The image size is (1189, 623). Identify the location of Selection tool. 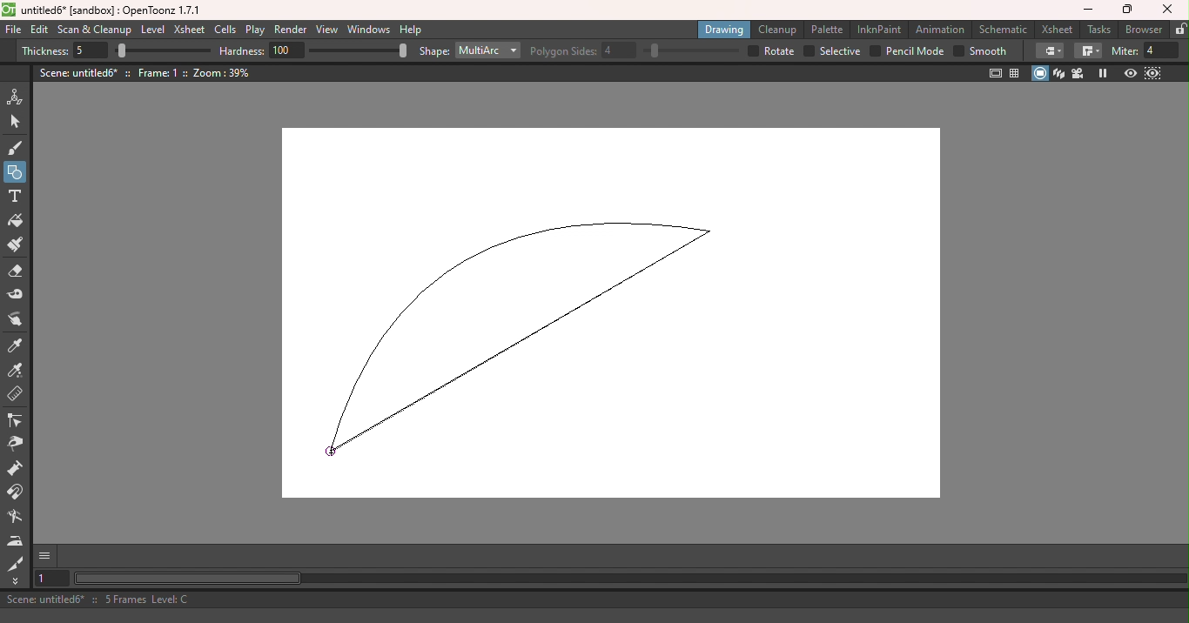
(20, 123).